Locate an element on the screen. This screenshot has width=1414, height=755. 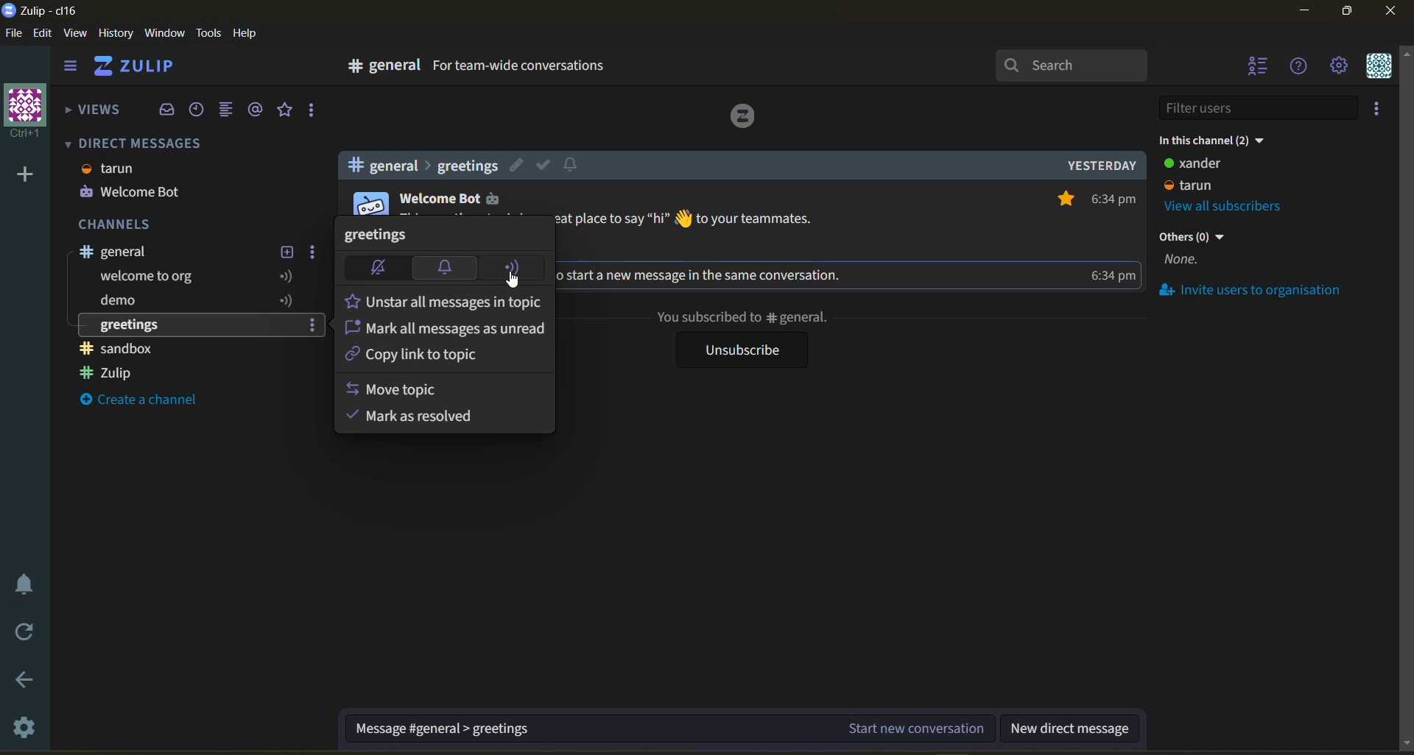
mark messages as unread is located at coordinates (443, 328).